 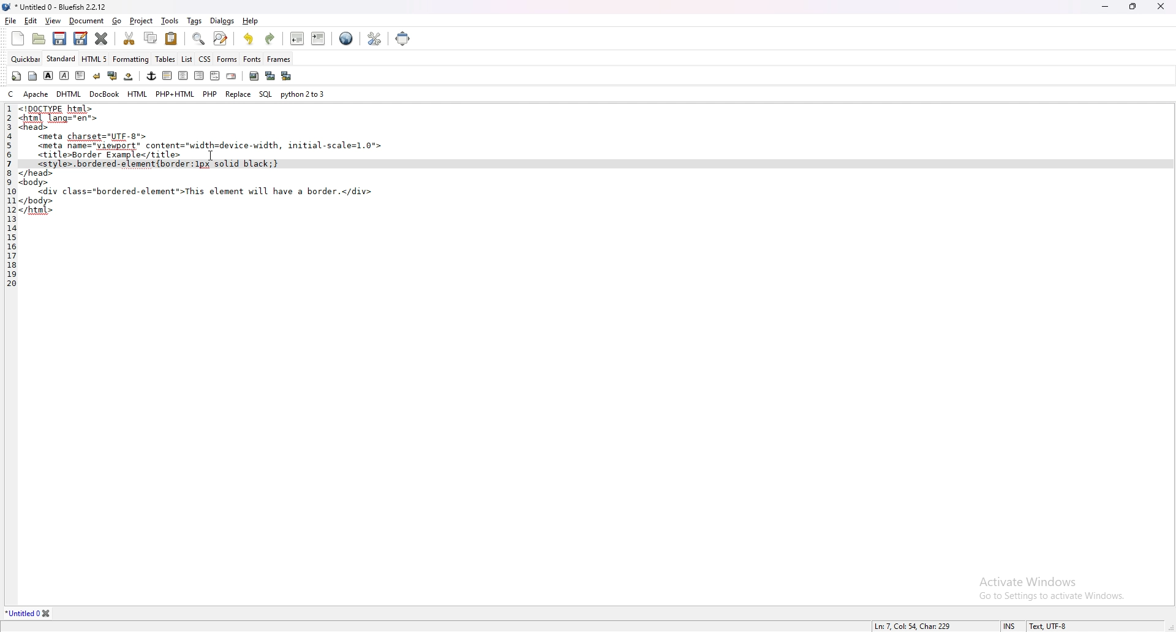 What do you see at coordinates (64, 75) in the screenshot?
I see `italic` at bounding box center [64, 75].